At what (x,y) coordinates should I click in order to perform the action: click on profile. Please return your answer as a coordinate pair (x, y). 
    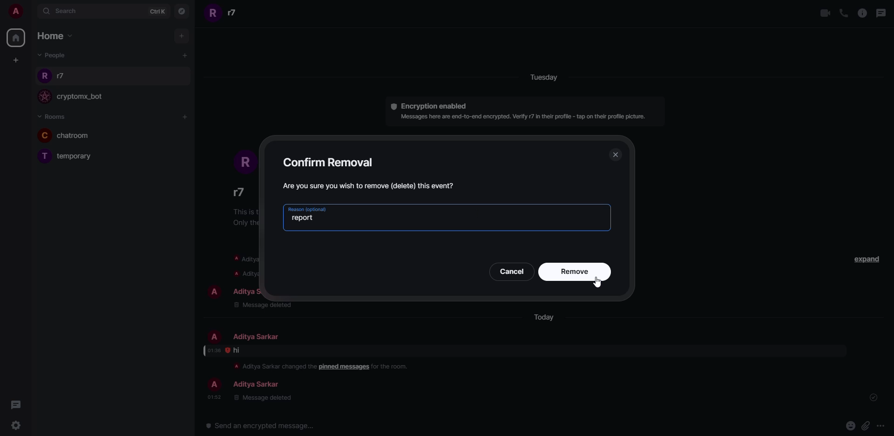
    Looking at the image, I should click on (44, 135).